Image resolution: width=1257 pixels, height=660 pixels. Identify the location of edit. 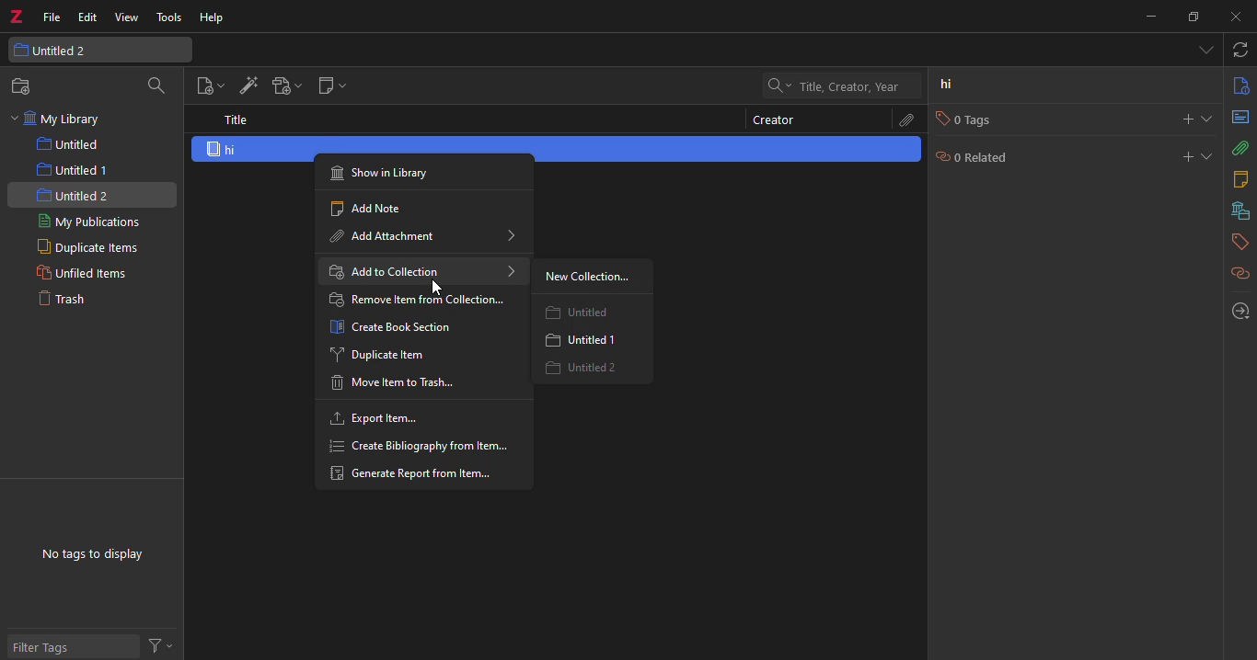
(86, 17).